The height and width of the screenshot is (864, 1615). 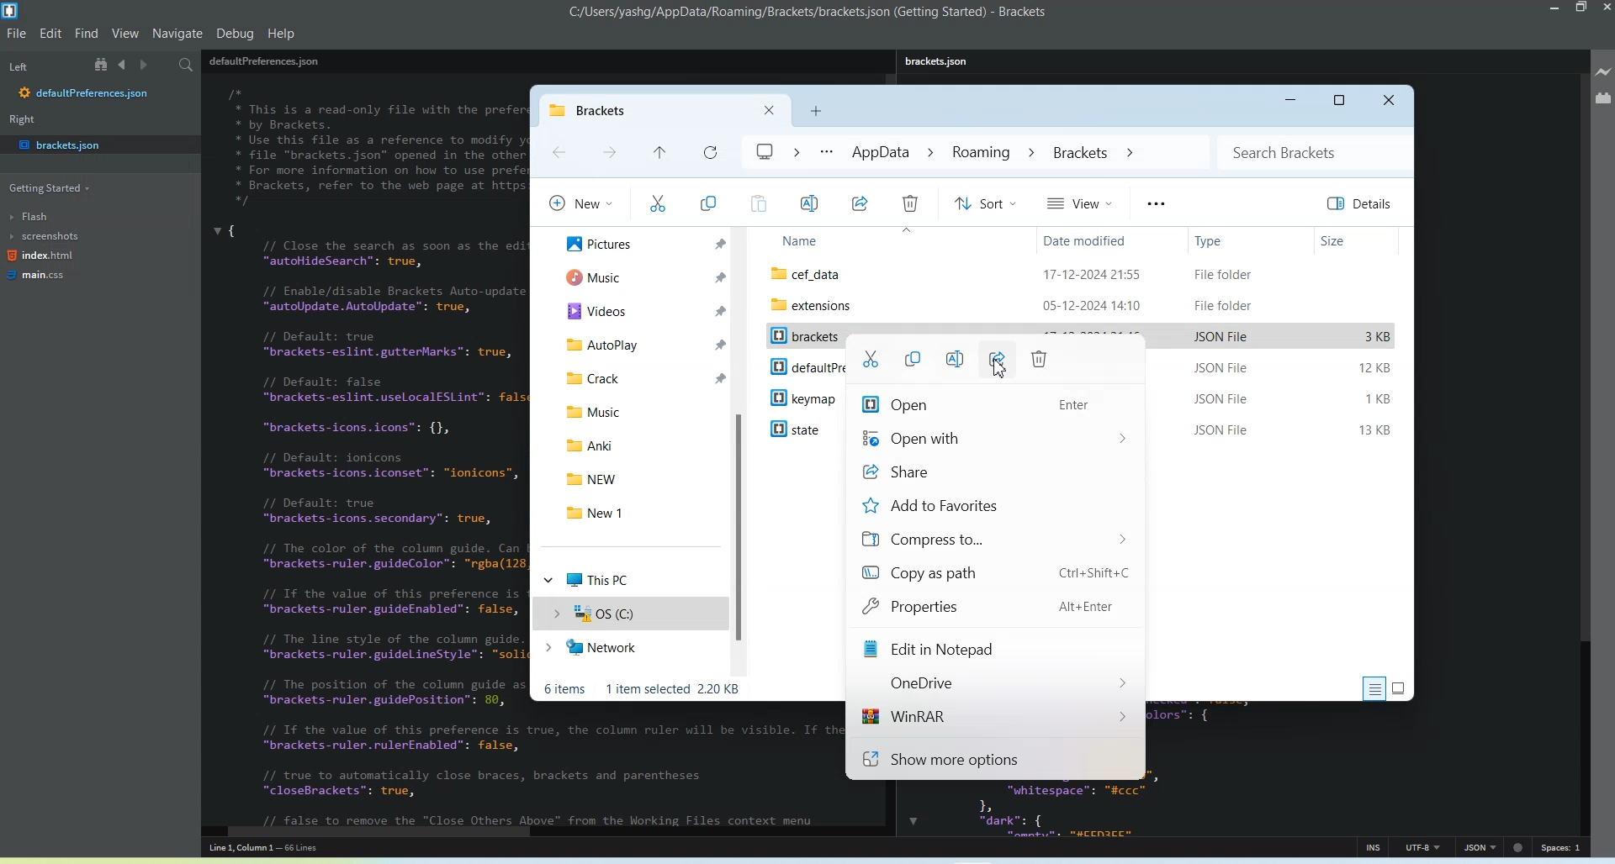 I want to click on Minimize, so click(x=1289, y=102).